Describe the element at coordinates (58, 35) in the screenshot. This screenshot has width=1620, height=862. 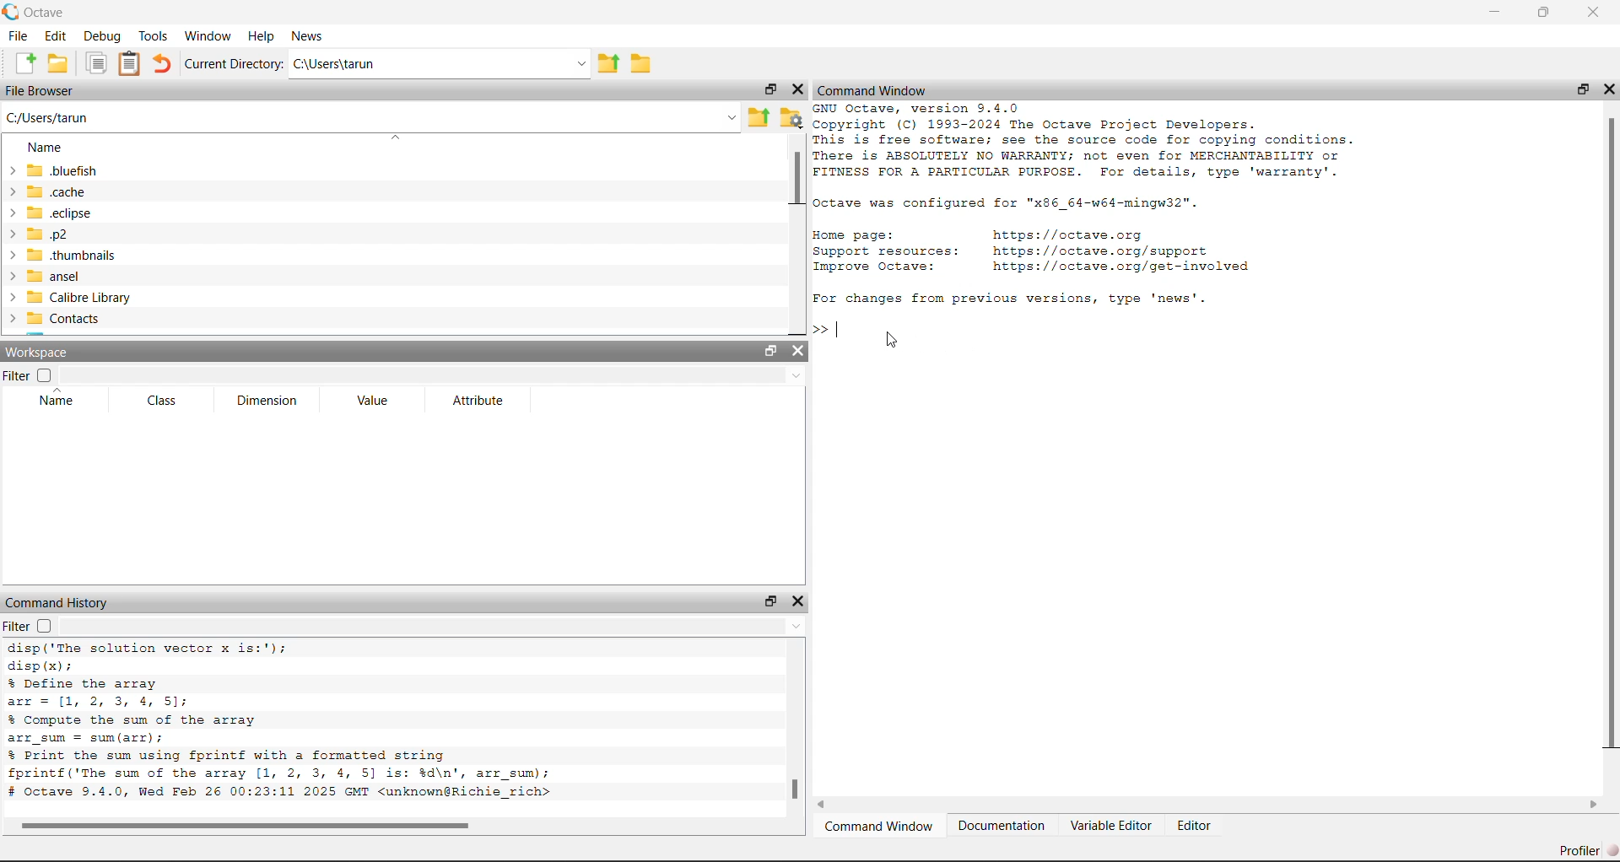
I see `Edit` at that location.